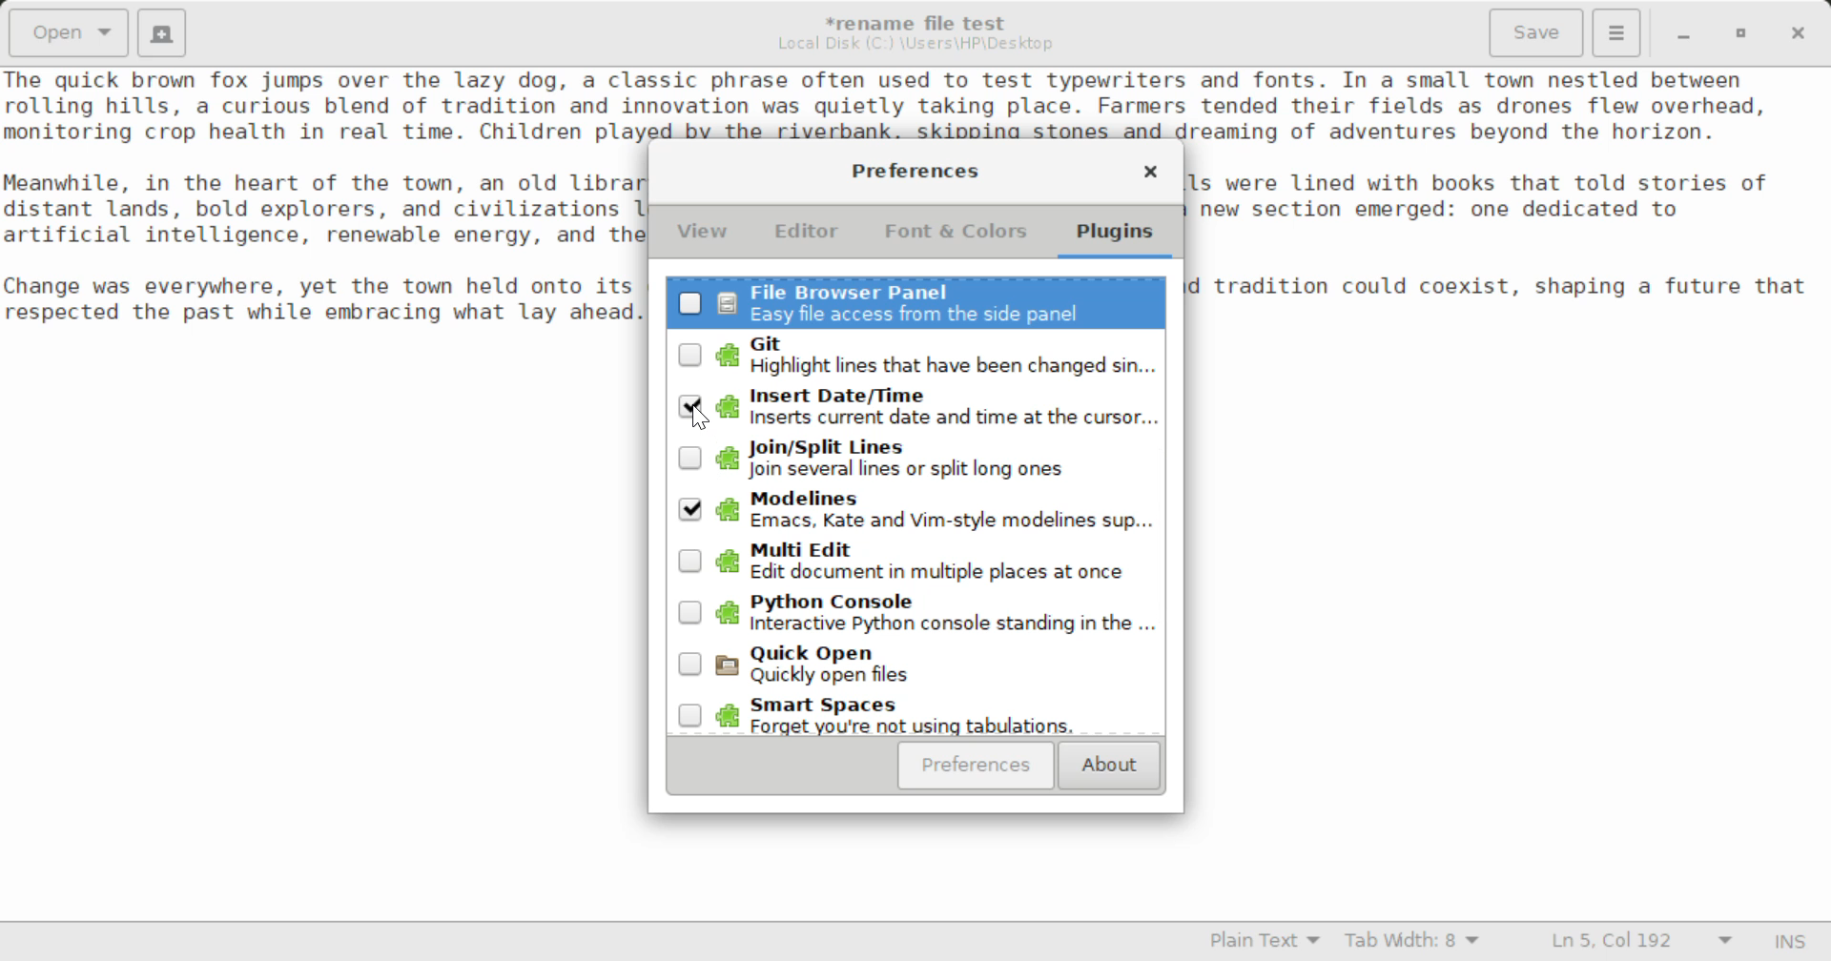 The image size is (1831, 961). I want to click on Unselected Git Plugin, so click(920, 355).